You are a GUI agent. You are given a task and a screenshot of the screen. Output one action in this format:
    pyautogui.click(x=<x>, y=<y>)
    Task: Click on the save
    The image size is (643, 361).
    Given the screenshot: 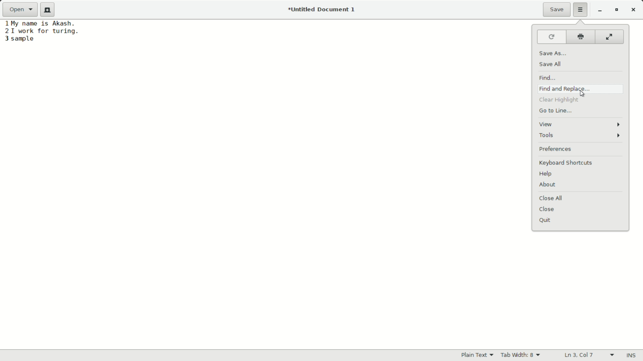 What is the action you would take?
    pyautogui.click(x=557, y=10)
    